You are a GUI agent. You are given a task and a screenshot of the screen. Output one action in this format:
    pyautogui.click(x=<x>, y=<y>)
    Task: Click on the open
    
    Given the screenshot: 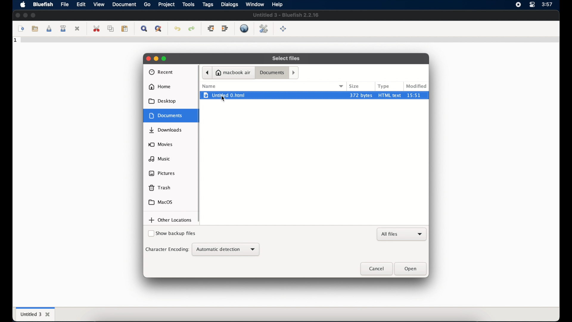 What is the action you would take?
    pyautogui.click(x=411, y=269)
    